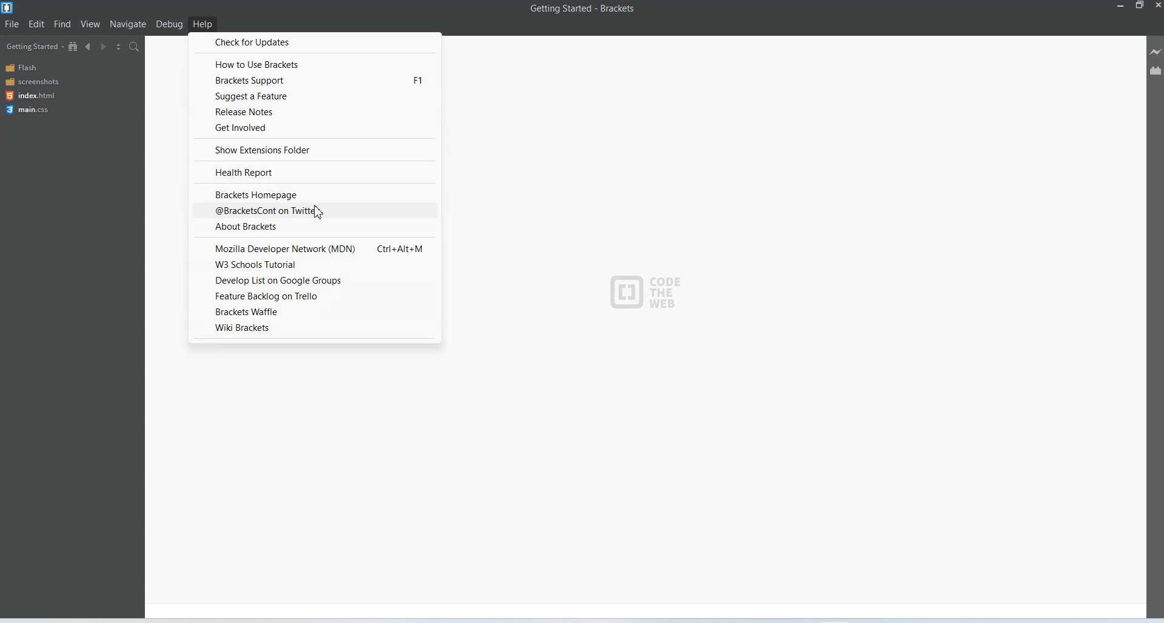 The image size is (1164, 623). I want to click on Debug, so click(170, 25).